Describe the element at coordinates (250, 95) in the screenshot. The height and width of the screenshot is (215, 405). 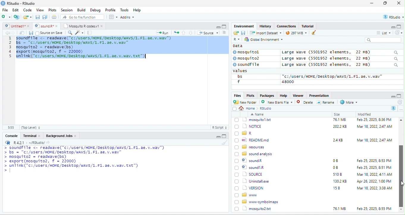
I see `Plots` at that location.